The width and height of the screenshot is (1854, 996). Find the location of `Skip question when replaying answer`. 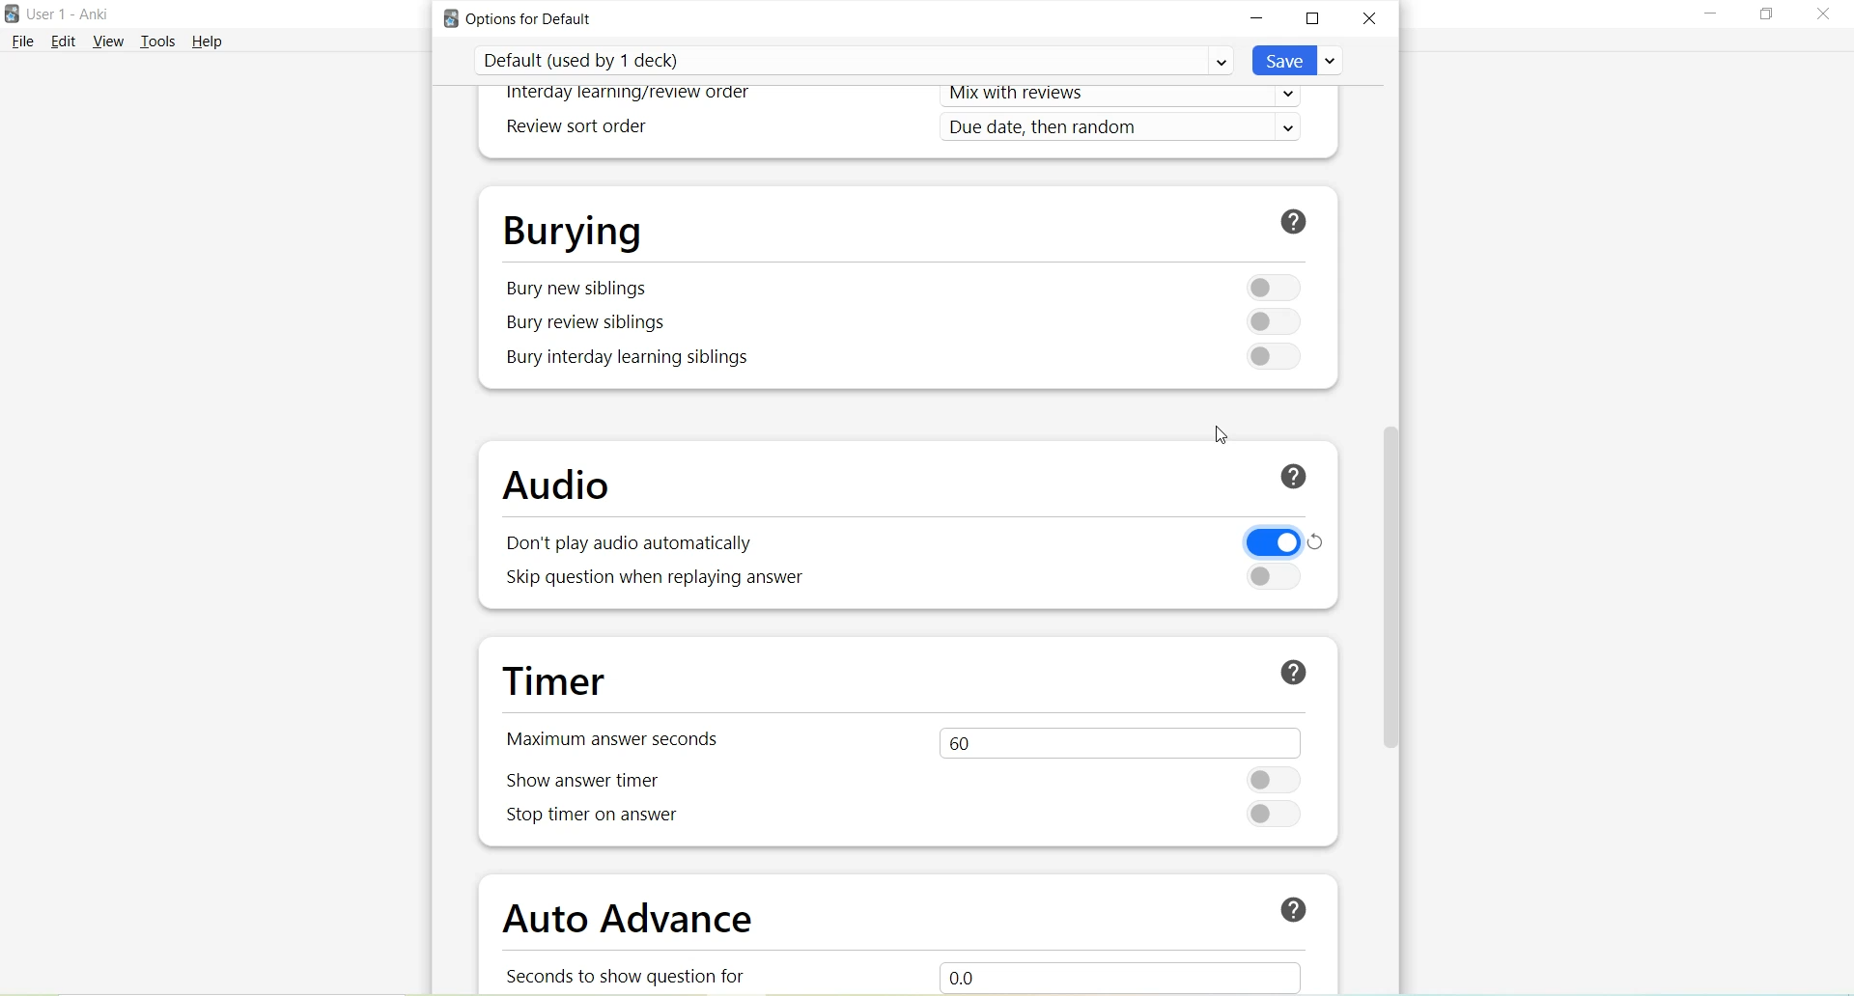

Skip question when replaying answer is located at coordinates (658, 579).